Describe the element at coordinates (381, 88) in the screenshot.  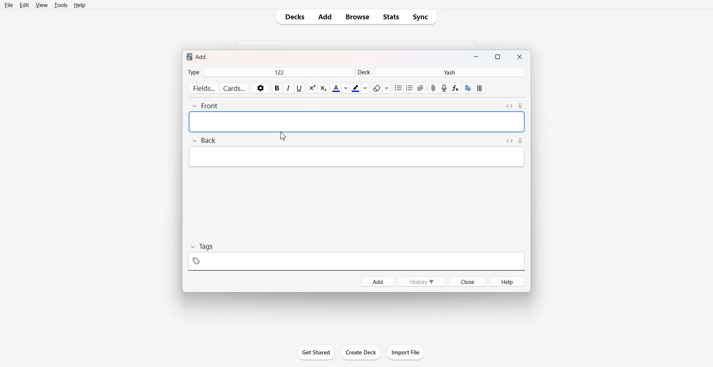
I see `Remove Format` at that location.